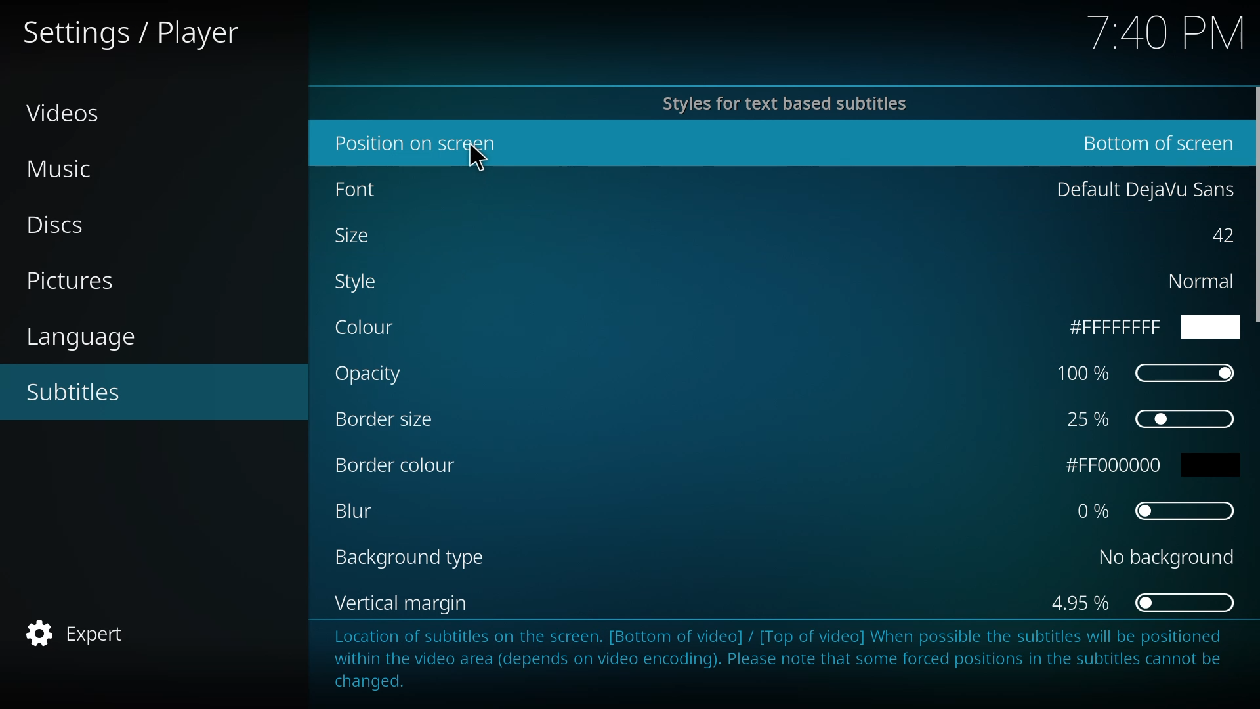 The image size is (1260, 709). Describe the element at coordinates (361, 282) in the screenshot. I see `style` at that location.